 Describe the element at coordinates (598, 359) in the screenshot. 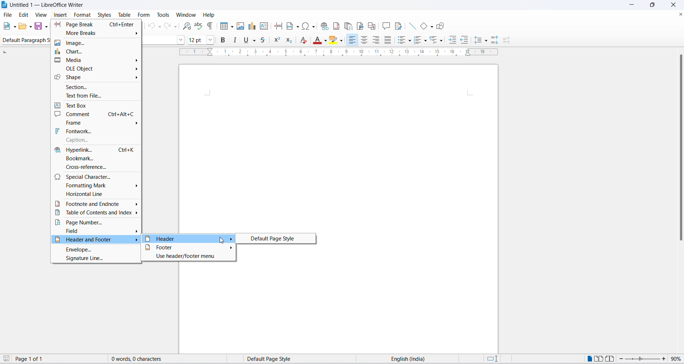

I see `multipage view` at that location.